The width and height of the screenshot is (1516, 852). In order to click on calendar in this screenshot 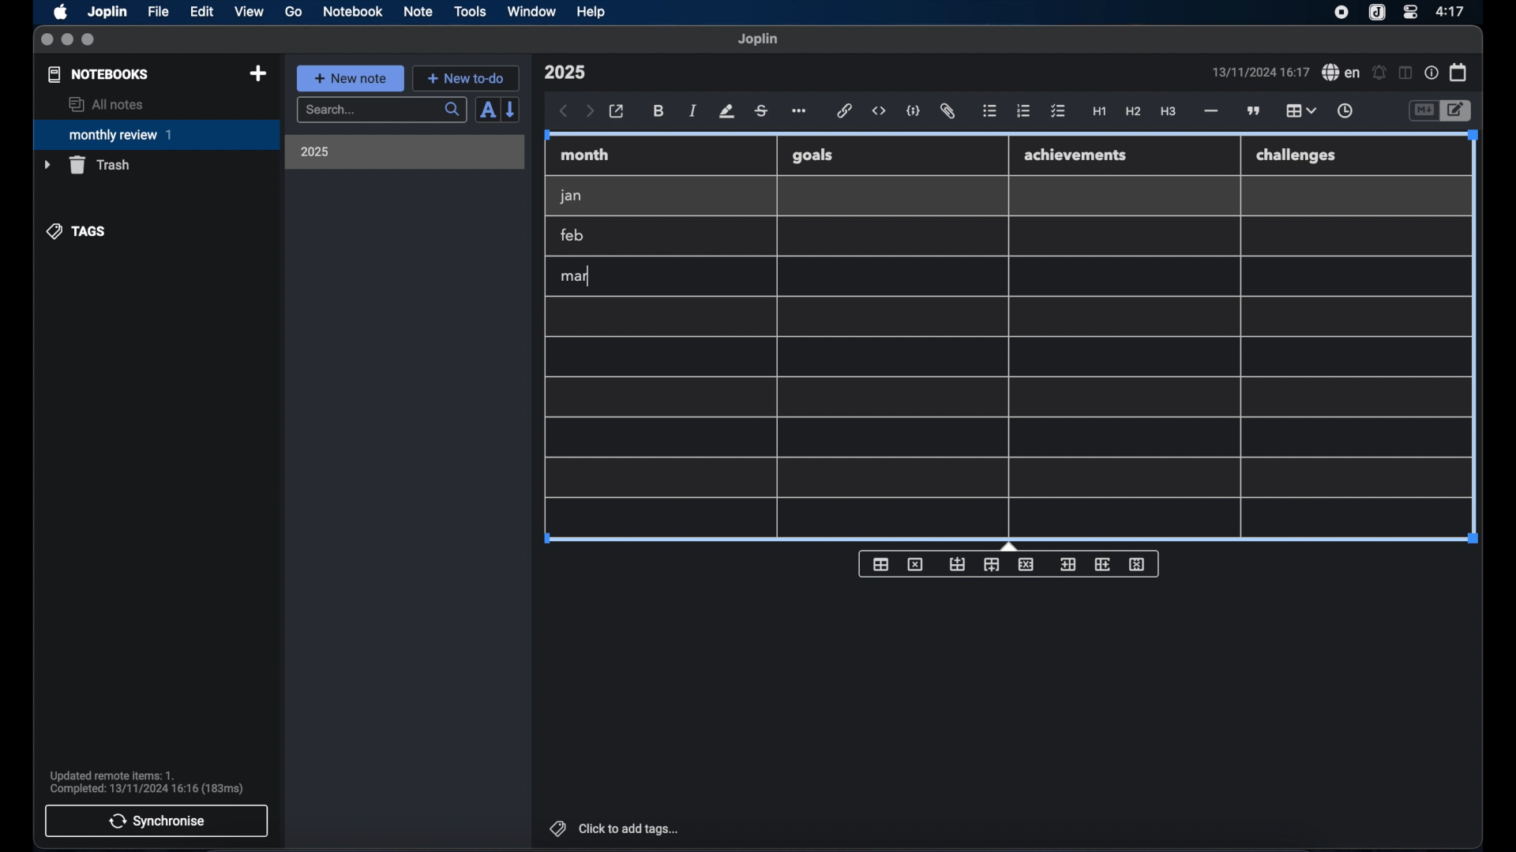, I will do `click(1459, 72)`.